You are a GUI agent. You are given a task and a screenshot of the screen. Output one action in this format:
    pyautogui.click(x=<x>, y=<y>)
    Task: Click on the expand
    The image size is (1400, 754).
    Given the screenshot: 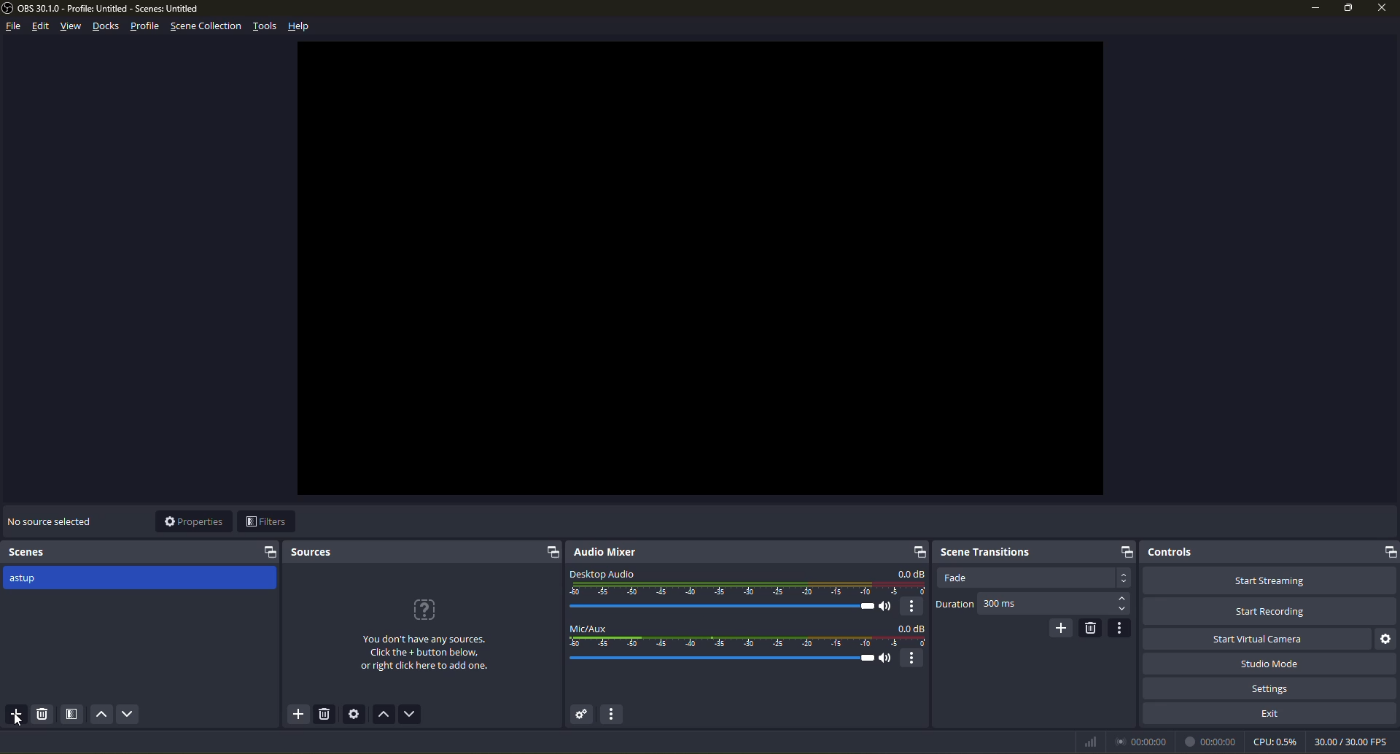 What is the action you would take?
    pyautogui.click(x=1388, y=551)
    